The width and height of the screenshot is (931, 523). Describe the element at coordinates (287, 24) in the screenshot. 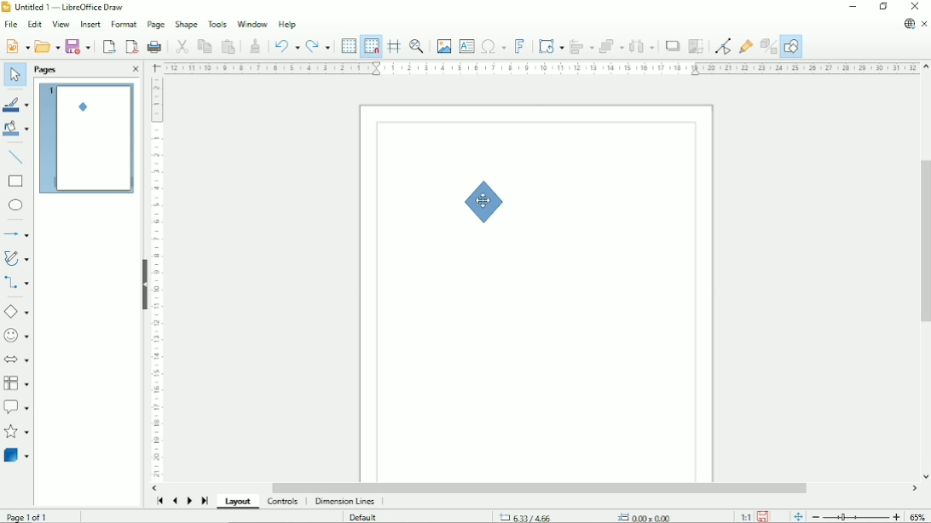

I see `Help` at that location.